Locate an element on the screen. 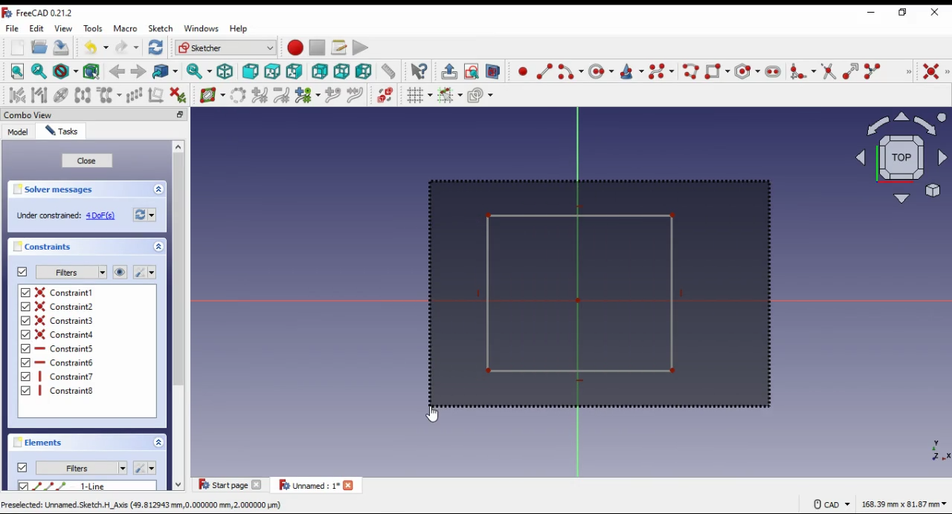 Image resolution: width=952 pixels, height=514 pixels. leave sketch is located at coordinates (449, 72).